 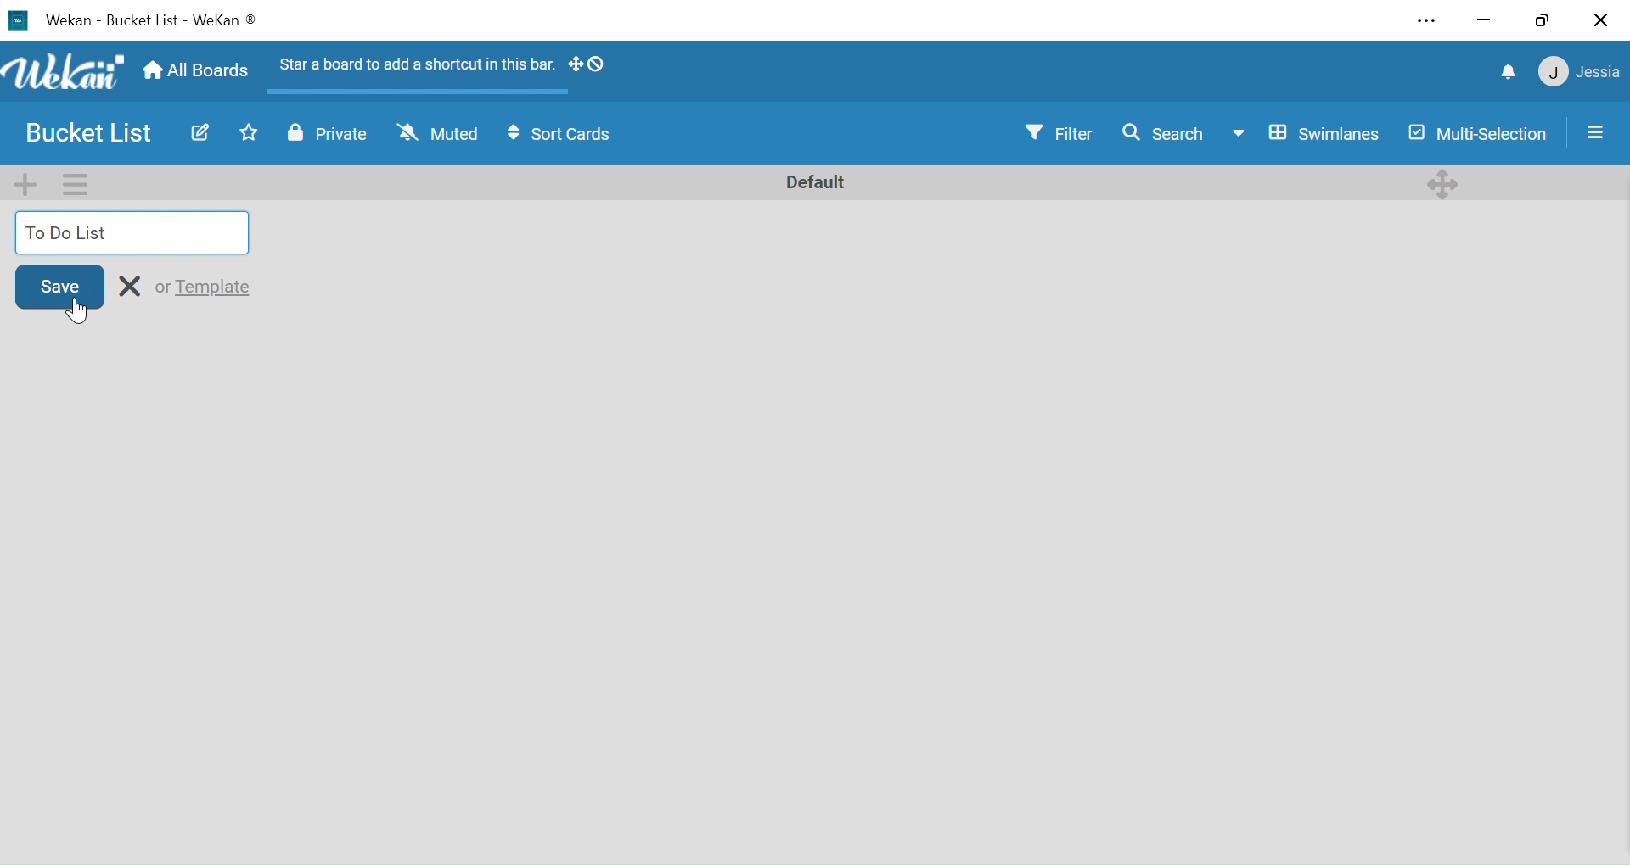 I want to click on Toggle handle on/off, so click(x=587, y=67).